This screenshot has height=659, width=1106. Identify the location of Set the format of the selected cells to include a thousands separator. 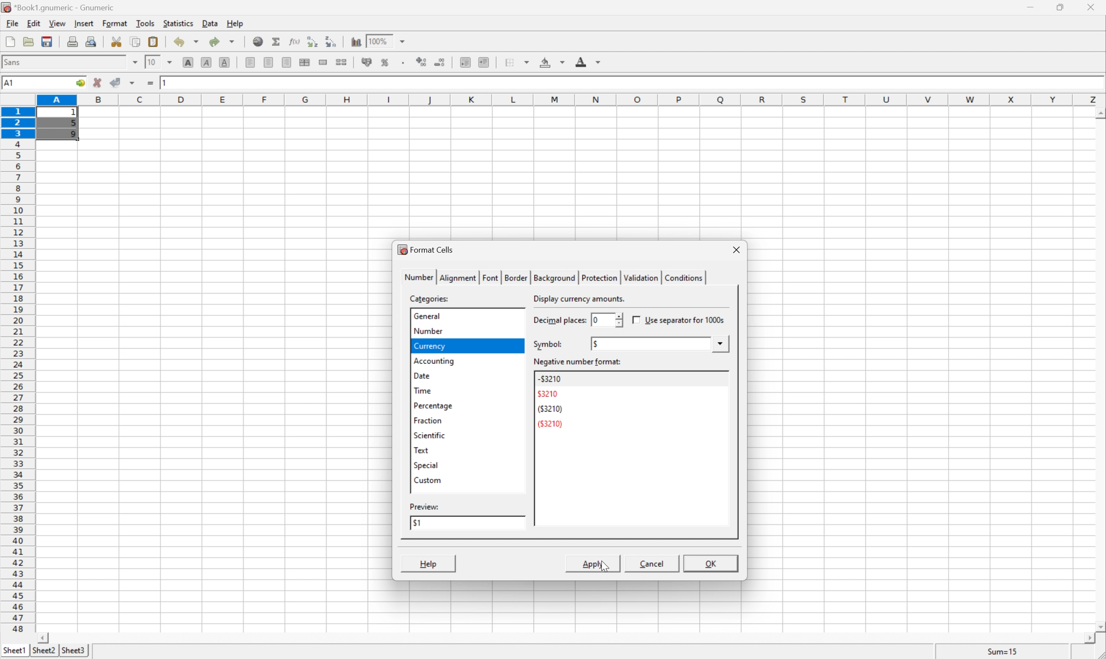
(405, 63).